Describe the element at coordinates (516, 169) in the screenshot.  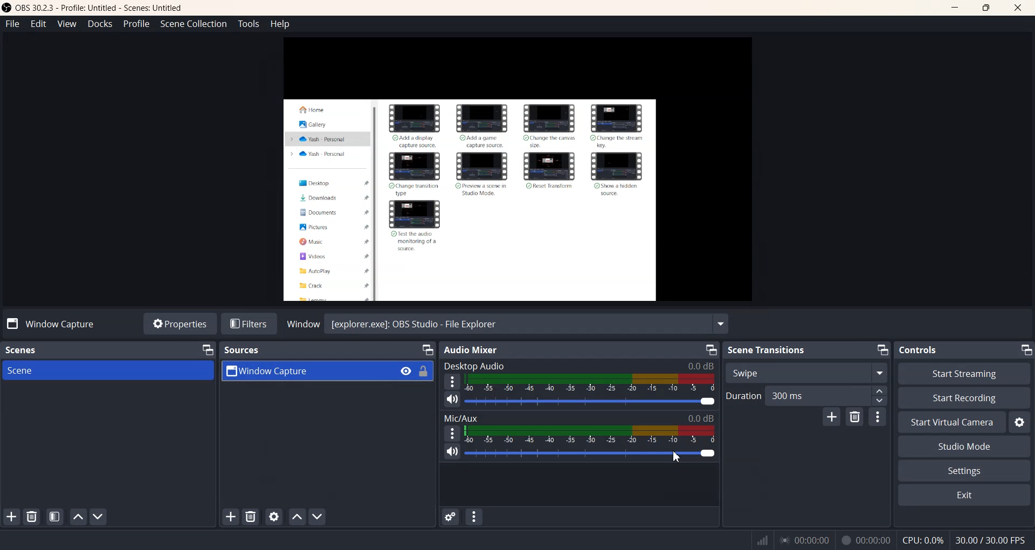
I see `Preview Window` at that location.